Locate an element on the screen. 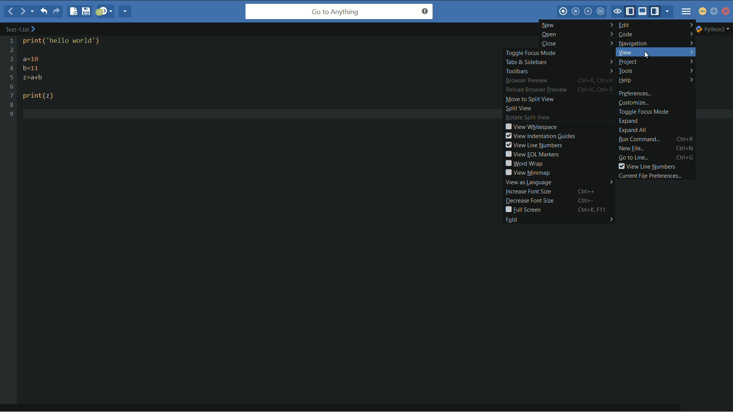  decrease font size is located at coordinates (529, 201).